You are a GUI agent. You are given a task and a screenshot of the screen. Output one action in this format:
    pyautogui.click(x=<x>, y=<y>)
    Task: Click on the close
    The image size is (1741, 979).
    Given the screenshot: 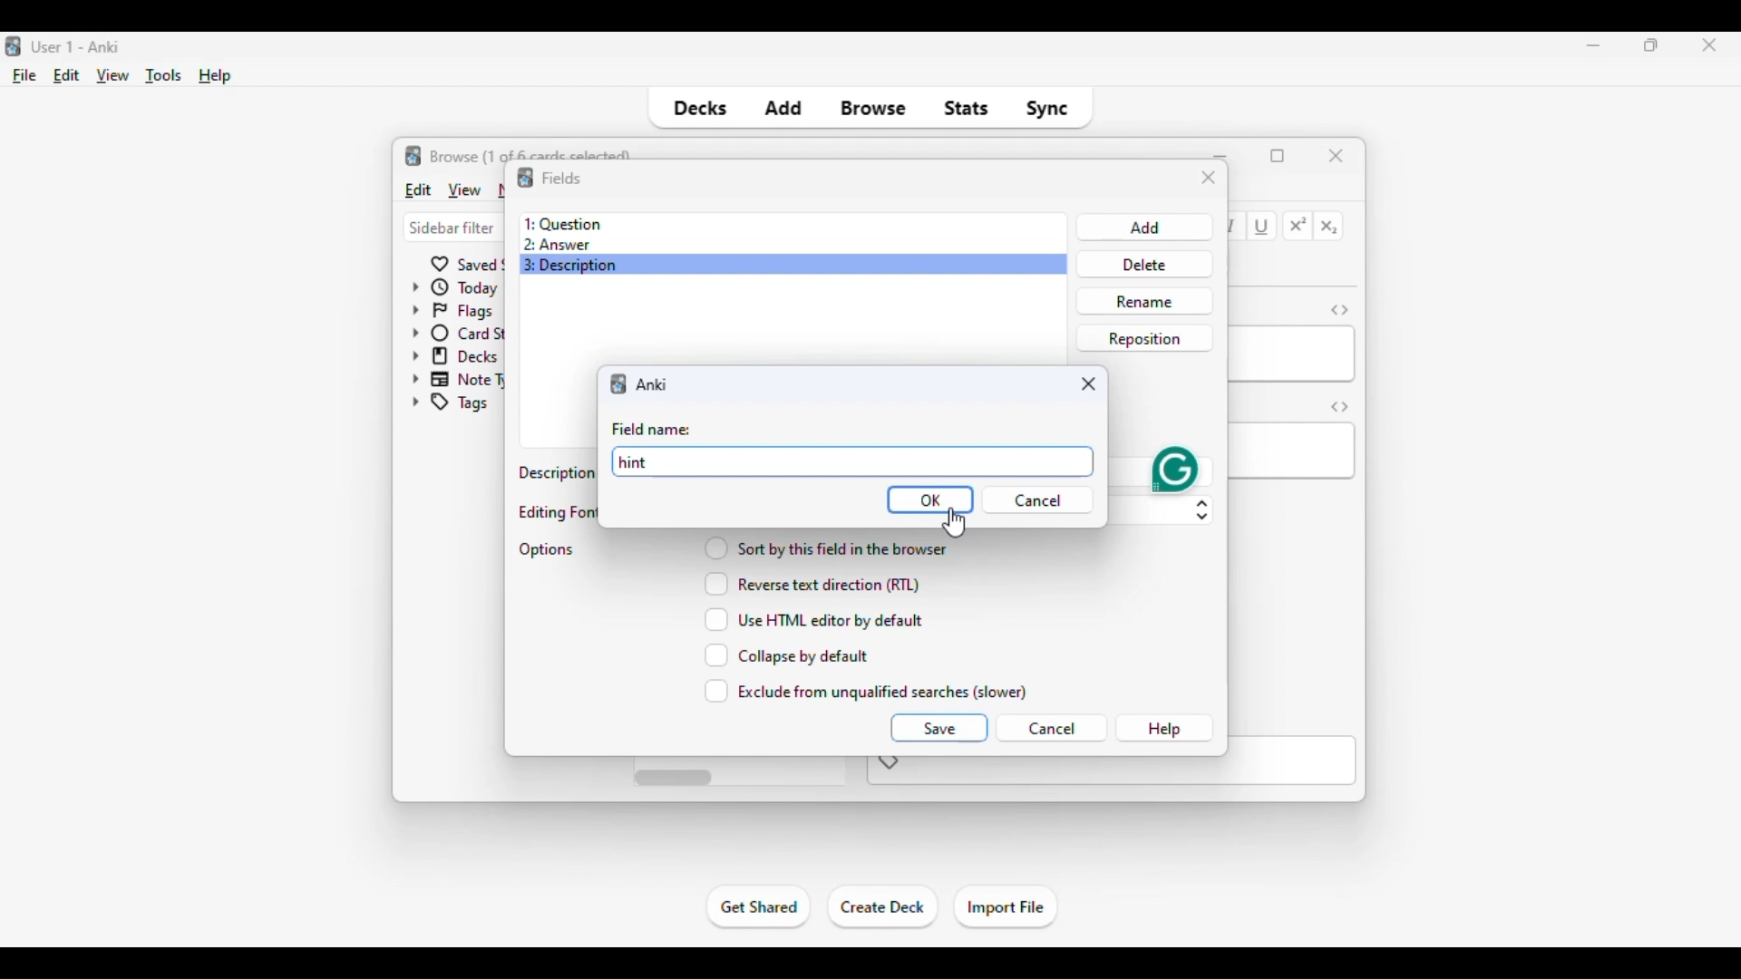 What is the action you would take?
    pyautogui.click(x=1088, y=384)
    